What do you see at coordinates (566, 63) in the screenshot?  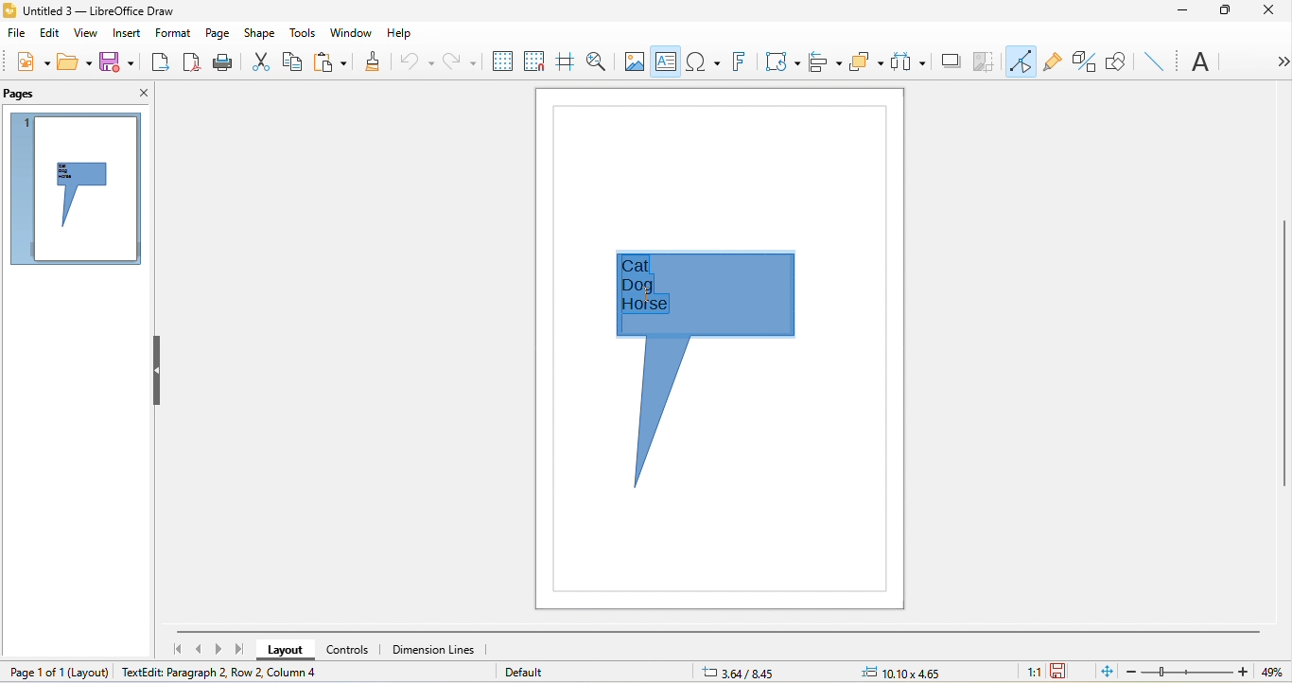 I see `helpline while moving` at bounding box center [566, 63].